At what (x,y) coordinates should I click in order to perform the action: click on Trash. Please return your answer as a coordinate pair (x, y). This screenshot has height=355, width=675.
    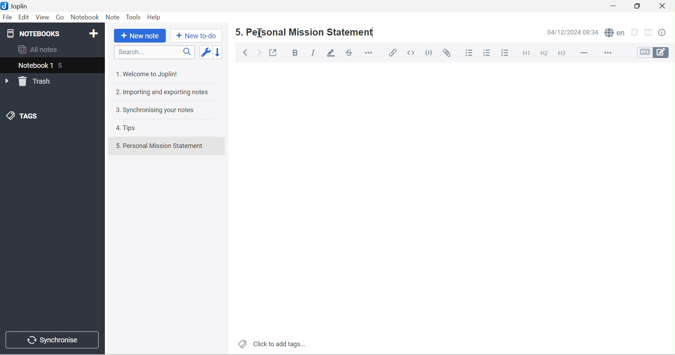
    Looking at the image, I should click on (36, 82).